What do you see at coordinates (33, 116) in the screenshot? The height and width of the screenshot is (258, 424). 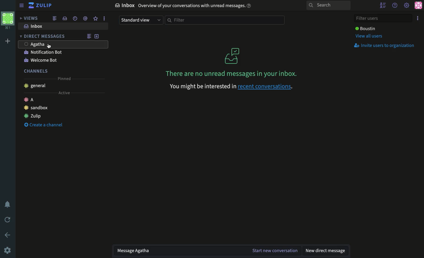 I see `Zulip` at bounding box center [33, 116].